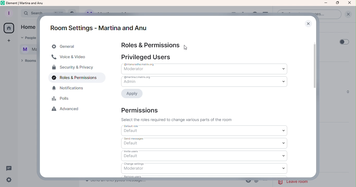 The image size is (356, 187). What do you see at coordinates (190, 47) in the screenshot?
I see `Cursor` at bounding box center [190, 47].